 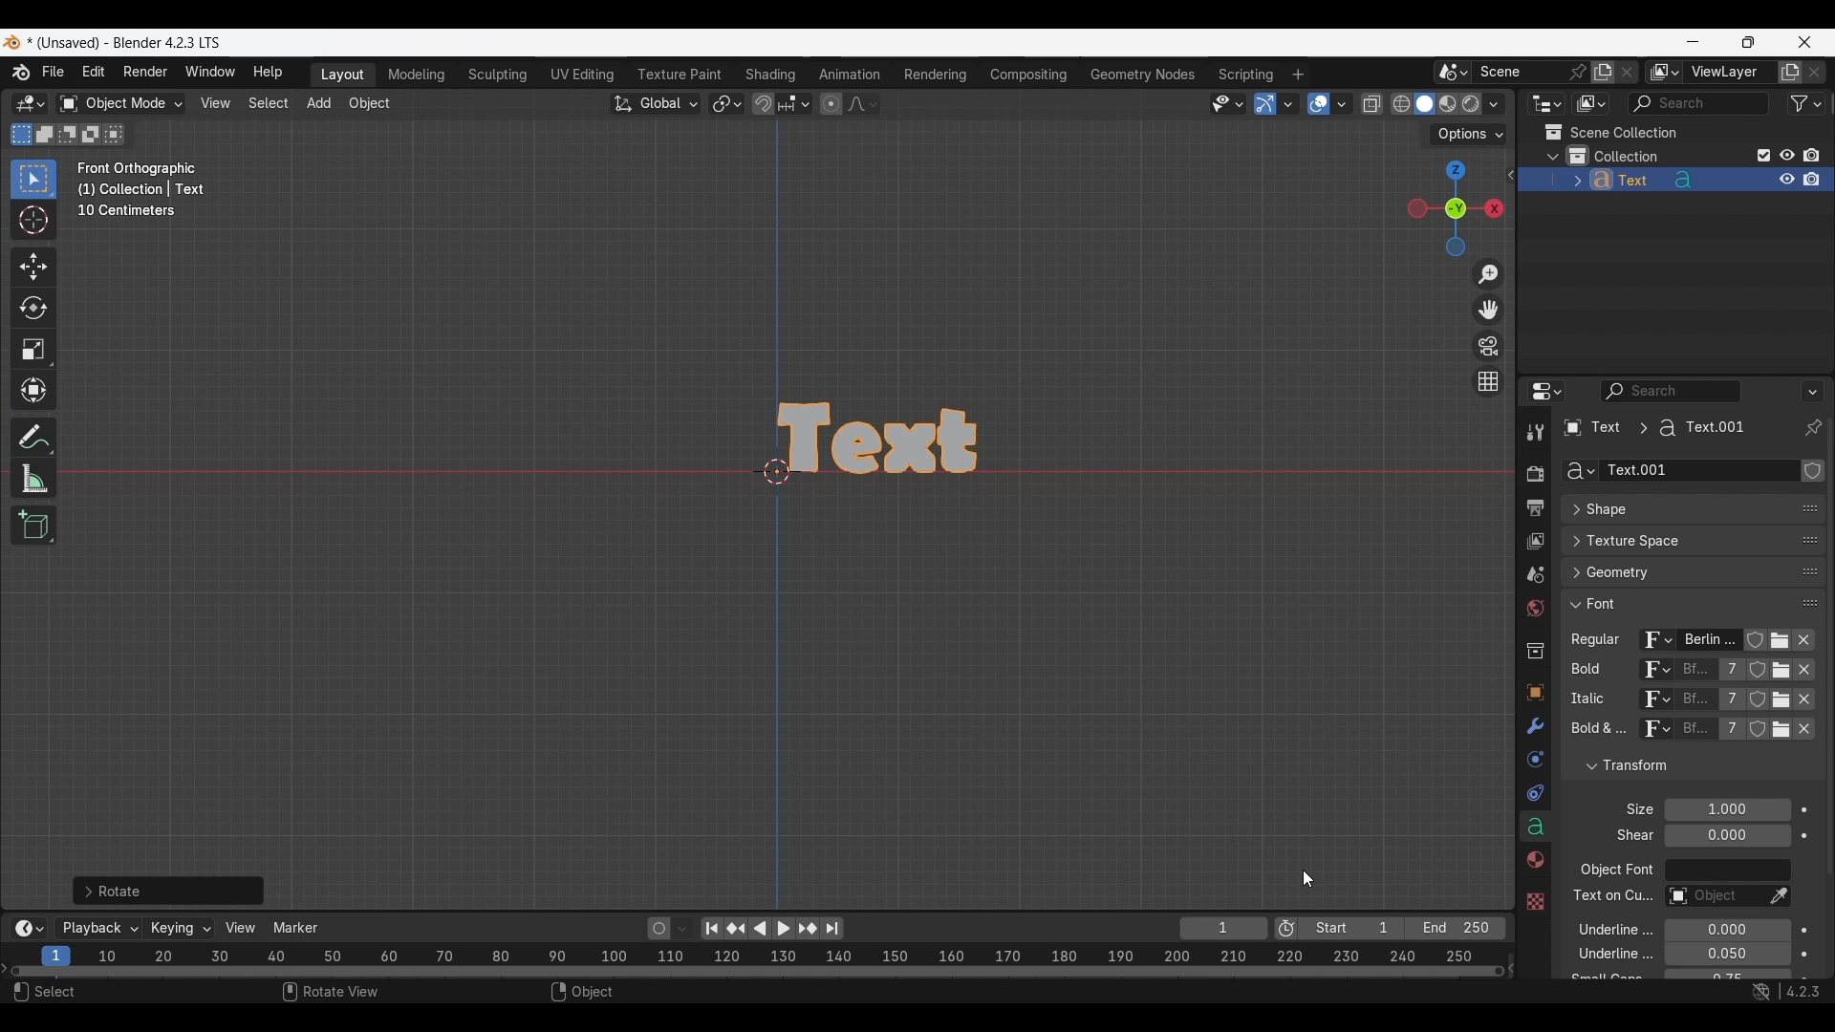 What do you see at coordinates (141, 189) in the screenshot?
I see `Frame description changed` at bounding box center [141, 189].